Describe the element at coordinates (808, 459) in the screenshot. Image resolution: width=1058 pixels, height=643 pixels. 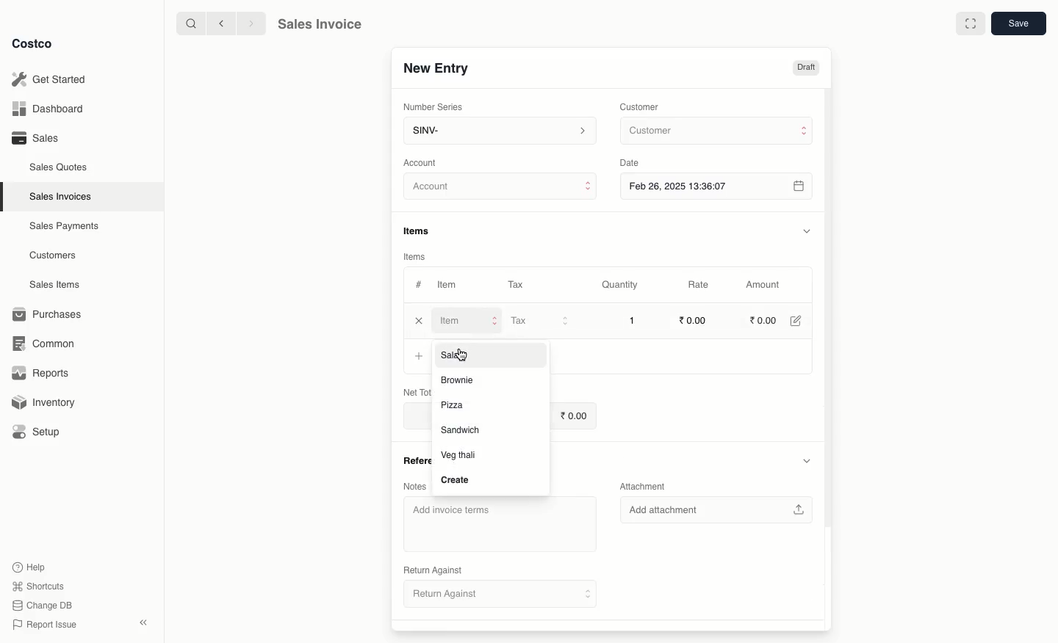
I see `Hide` at that location.